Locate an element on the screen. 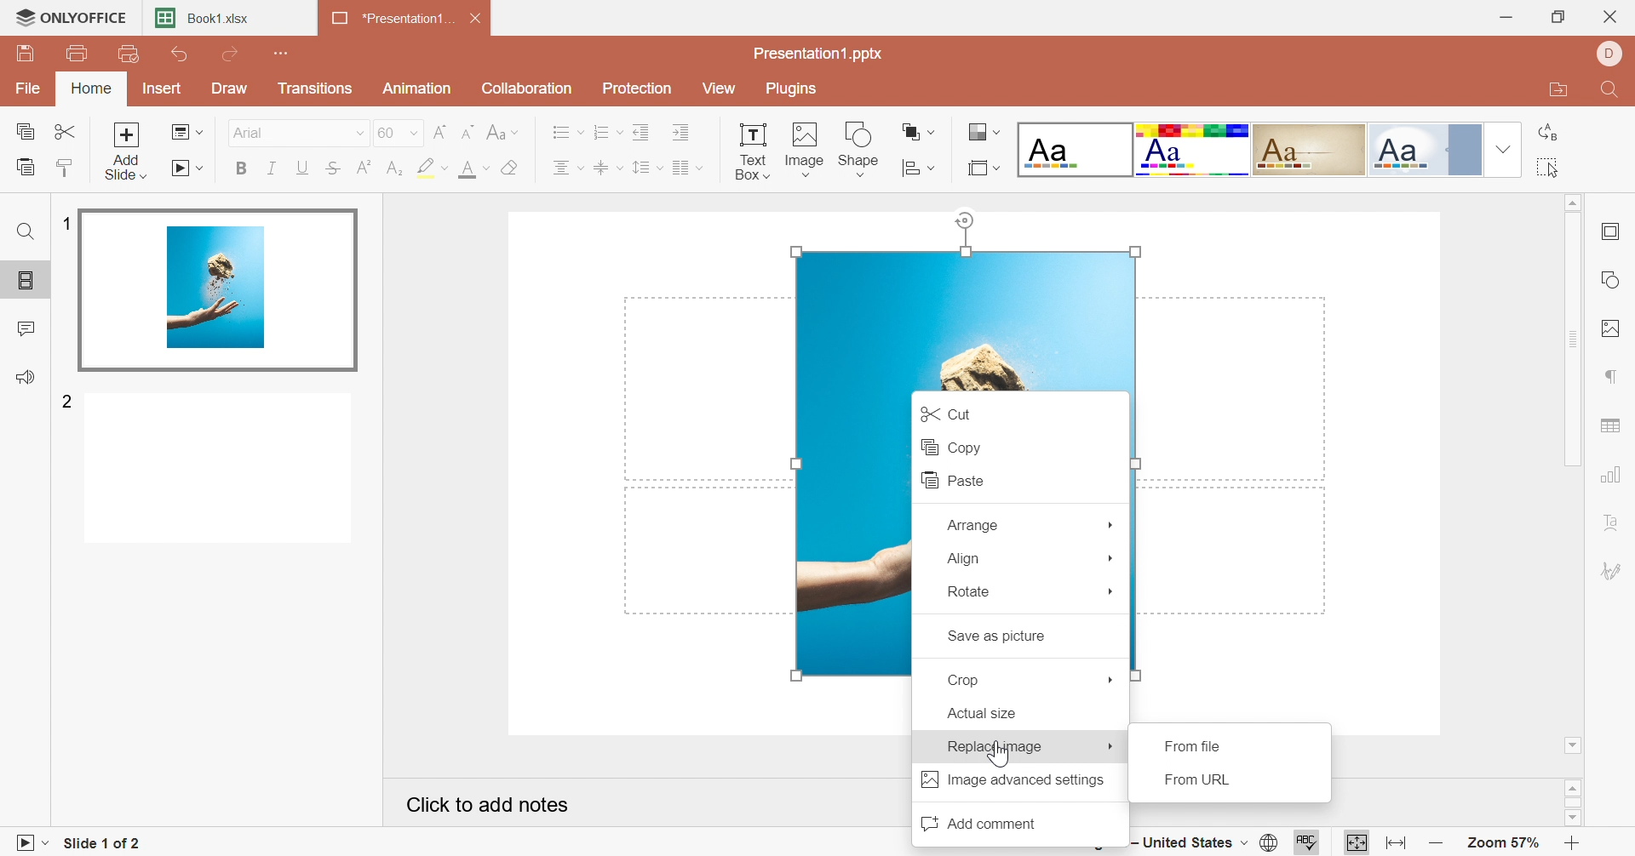  Slide 1 of 2 is located at coordinates (97, 844).